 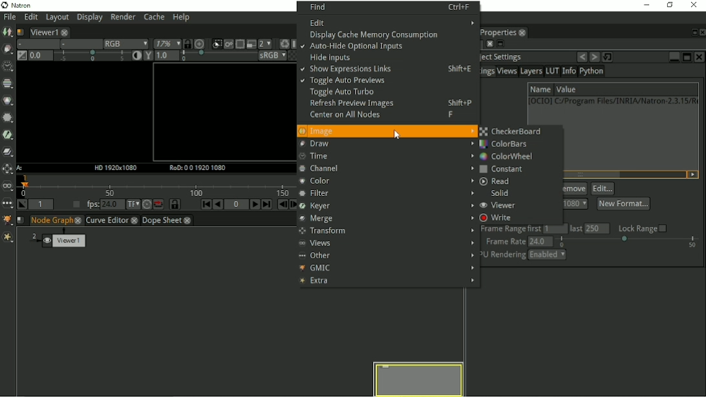 I want to click on Gamma correction, so click(x=196, y=56).